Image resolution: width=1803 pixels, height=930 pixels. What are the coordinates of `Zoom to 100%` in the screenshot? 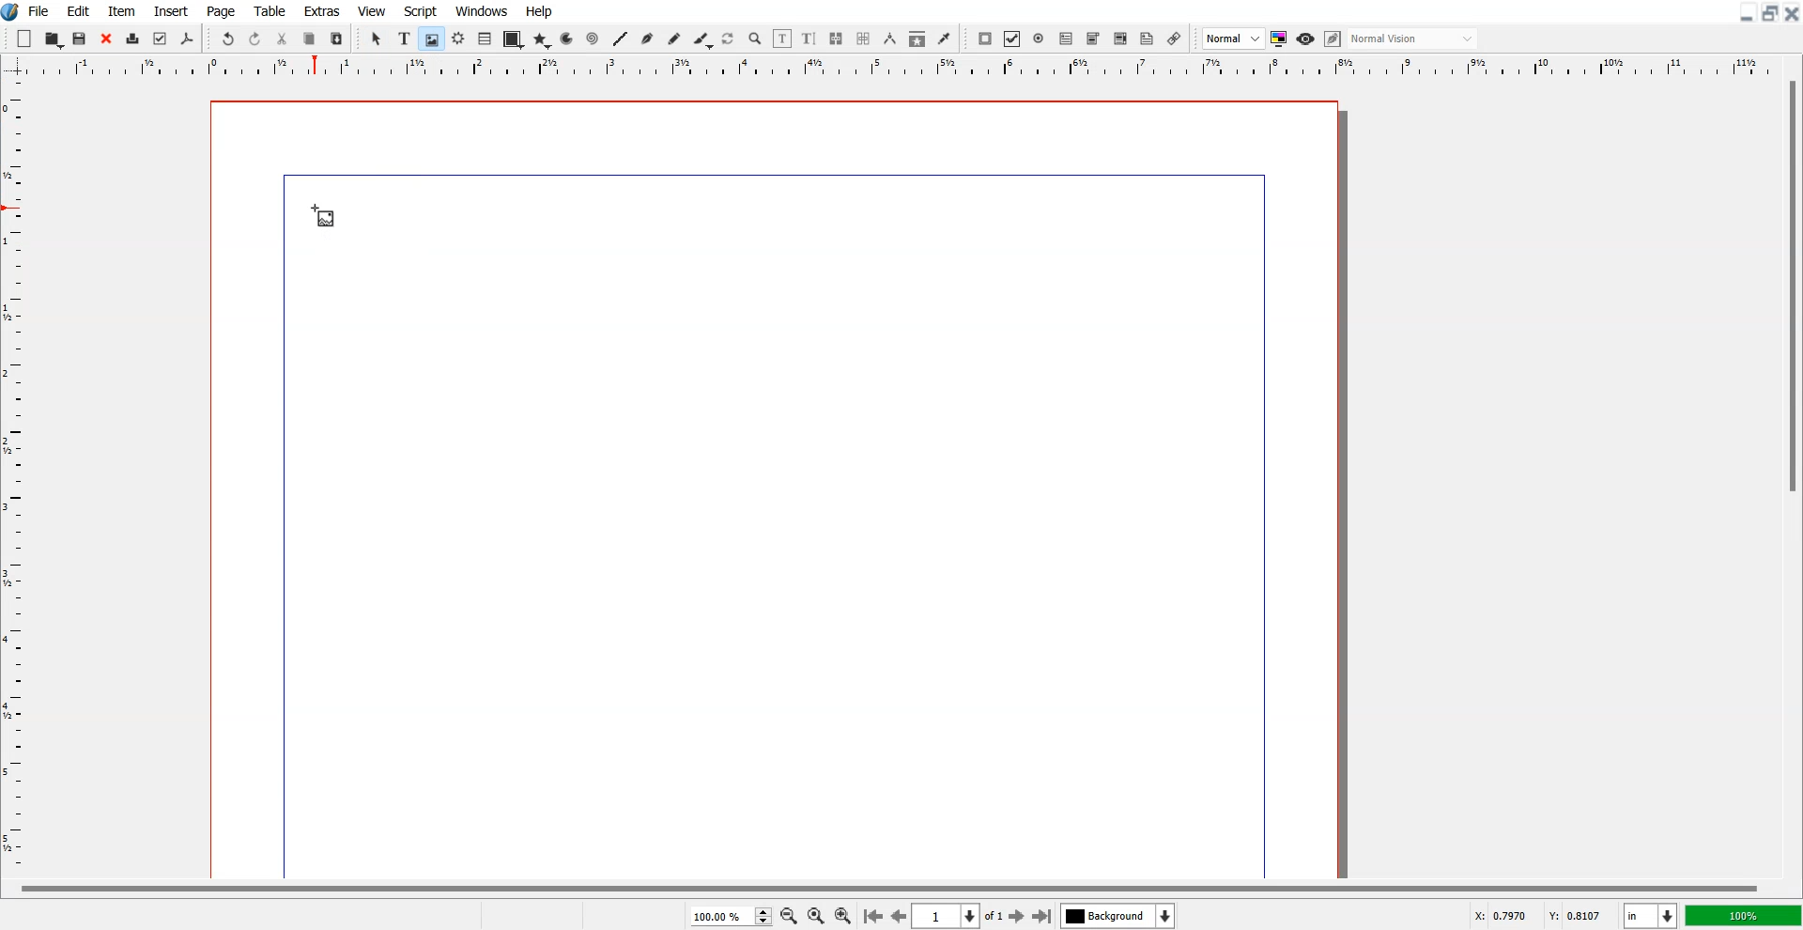 It's located at (815, 915).